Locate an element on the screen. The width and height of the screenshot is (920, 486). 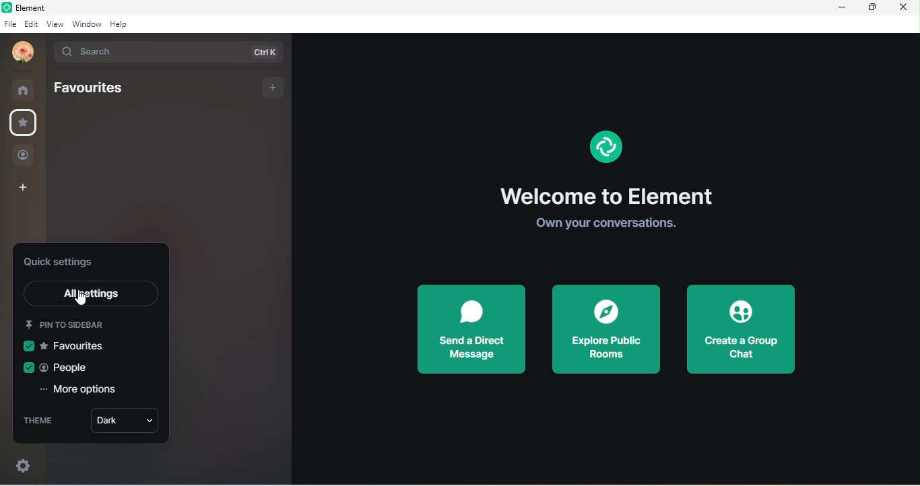
view is located at coordinates (56, 24).